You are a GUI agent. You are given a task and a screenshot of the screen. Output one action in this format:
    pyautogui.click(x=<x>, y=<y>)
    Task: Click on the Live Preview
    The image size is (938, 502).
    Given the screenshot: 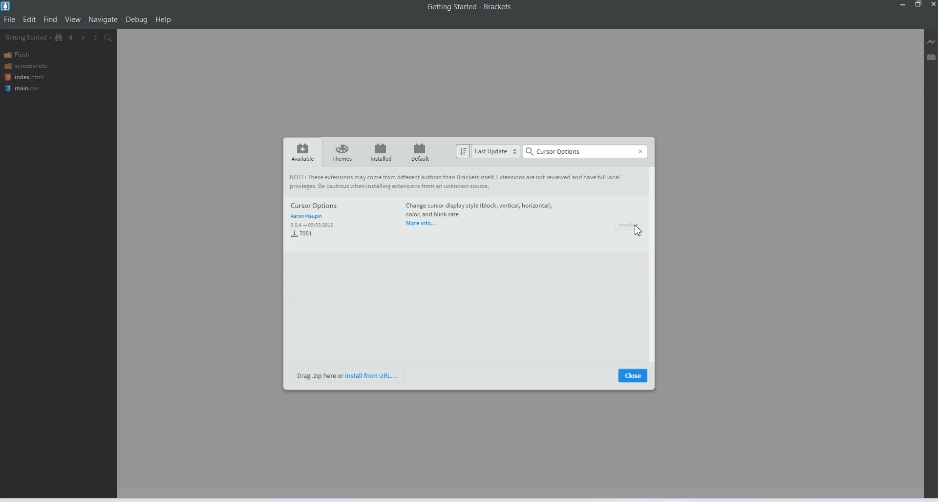 What is the action you would take?
    pyautogui.click(x=931, y=42)
    